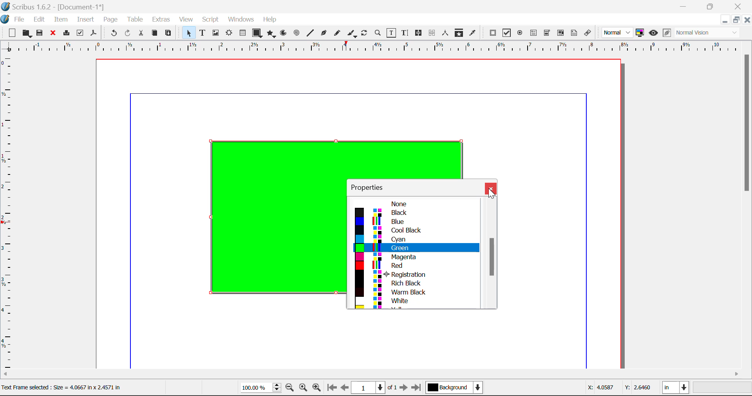  Describe the element at coordinates (14, 18) in the screenshot. I see `File` at that location.